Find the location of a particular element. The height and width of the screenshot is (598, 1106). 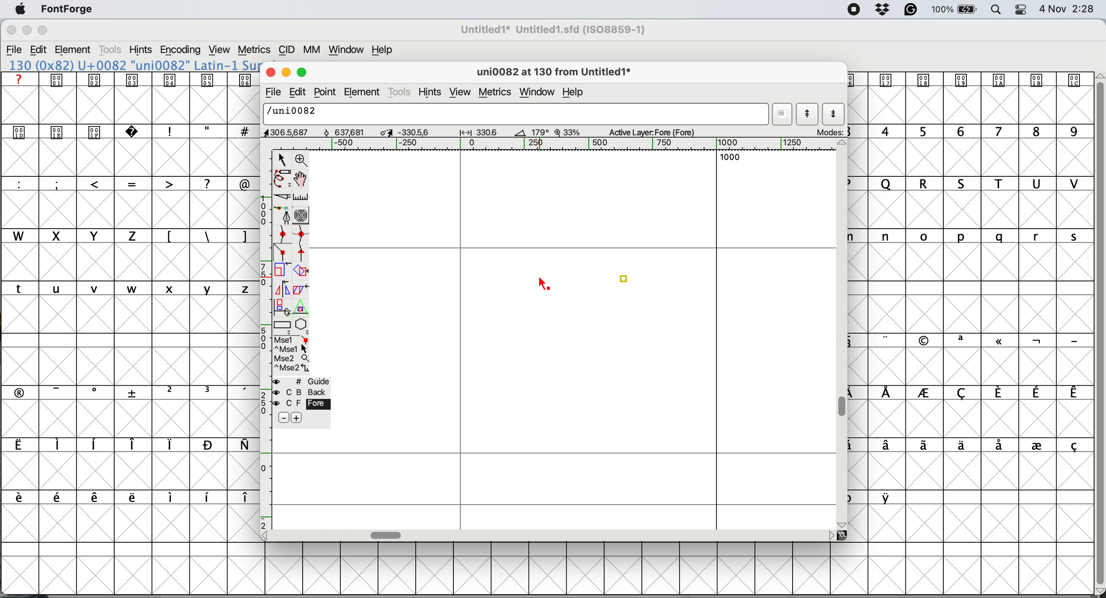

system logo is located at coordinates (21, 10).